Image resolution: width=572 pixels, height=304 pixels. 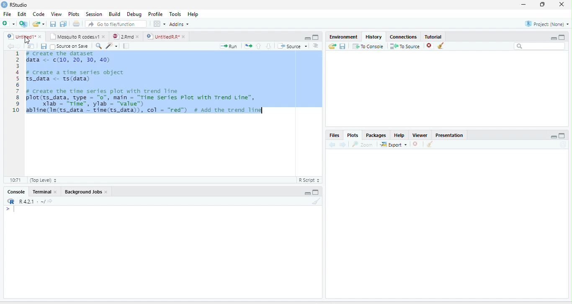 What do you see at coordinates (420, 135) in the screenshot?
I see `Viewer` at bounding box center [420, 135].